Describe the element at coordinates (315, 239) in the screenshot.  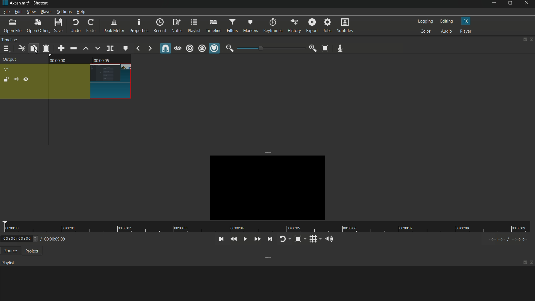
I see `toggle grid` at that location.